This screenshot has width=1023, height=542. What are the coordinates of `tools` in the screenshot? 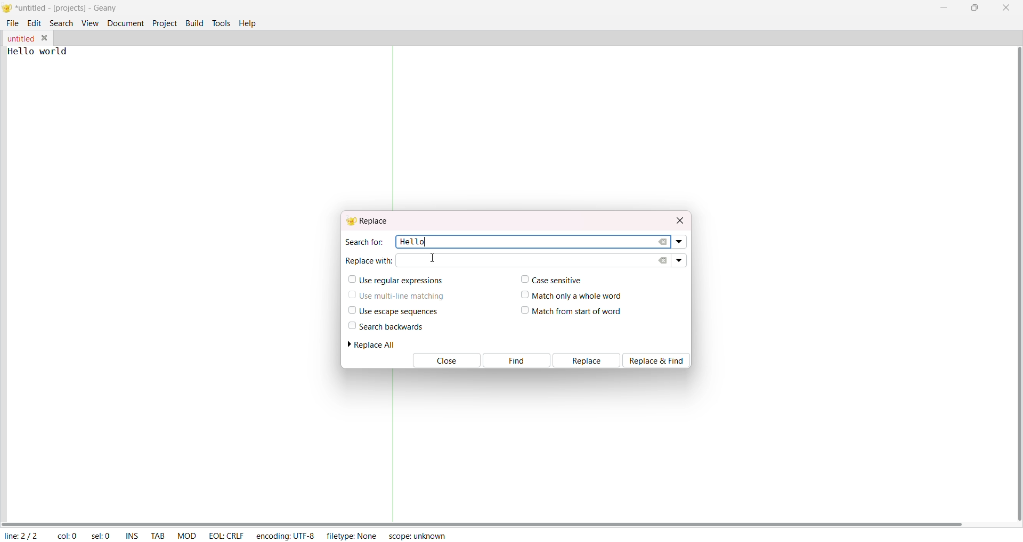 It's located at (222, 22).